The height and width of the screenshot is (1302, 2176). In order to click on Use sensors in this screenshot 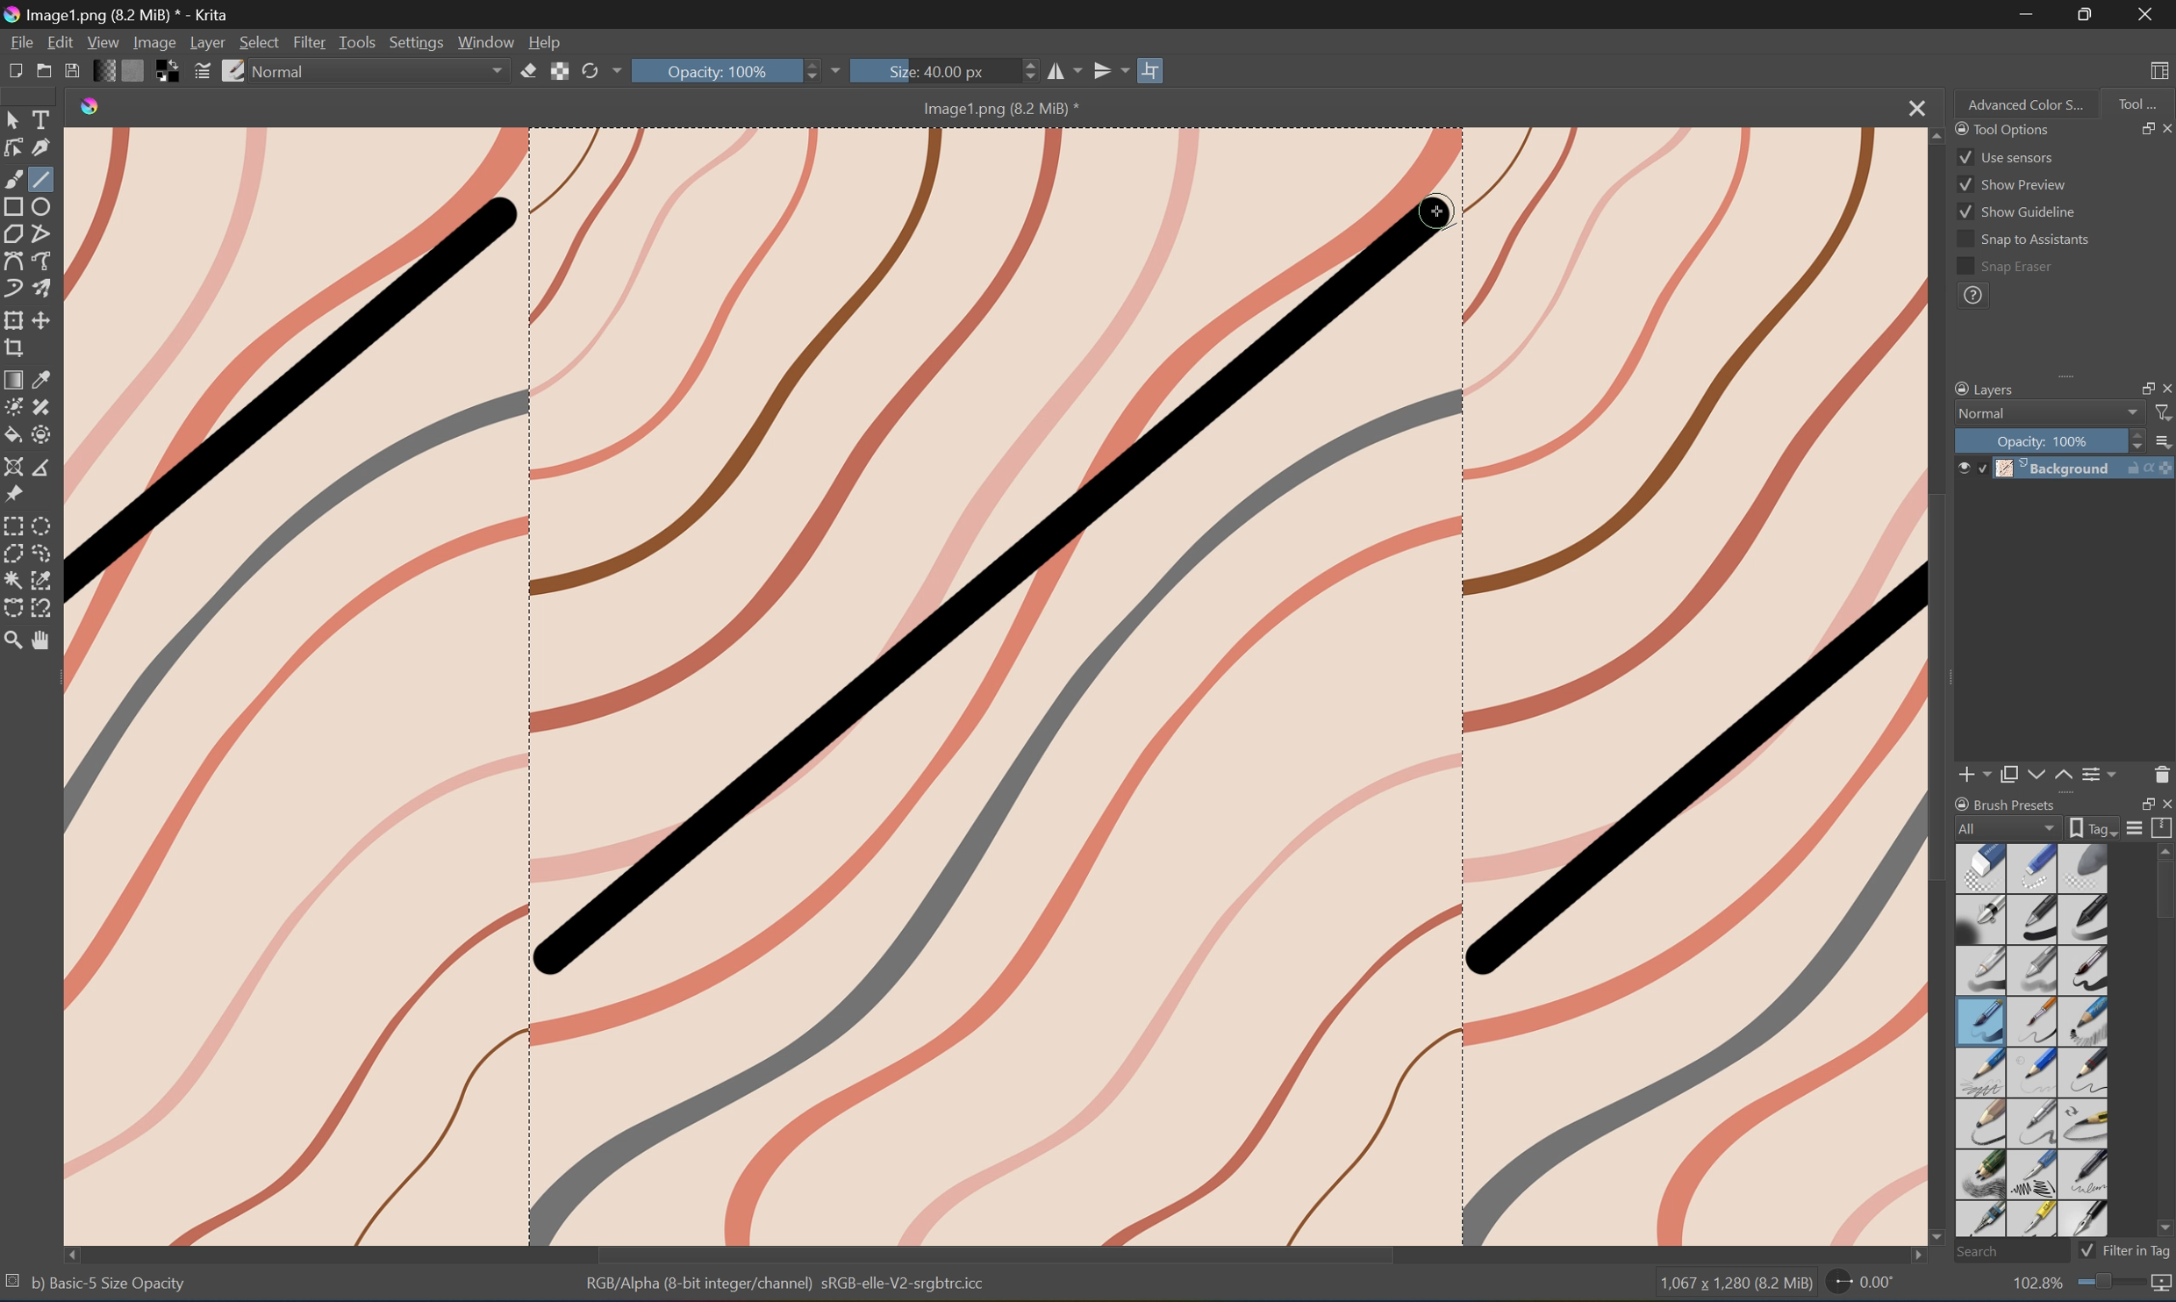, I will do `click(2005, 156)`.